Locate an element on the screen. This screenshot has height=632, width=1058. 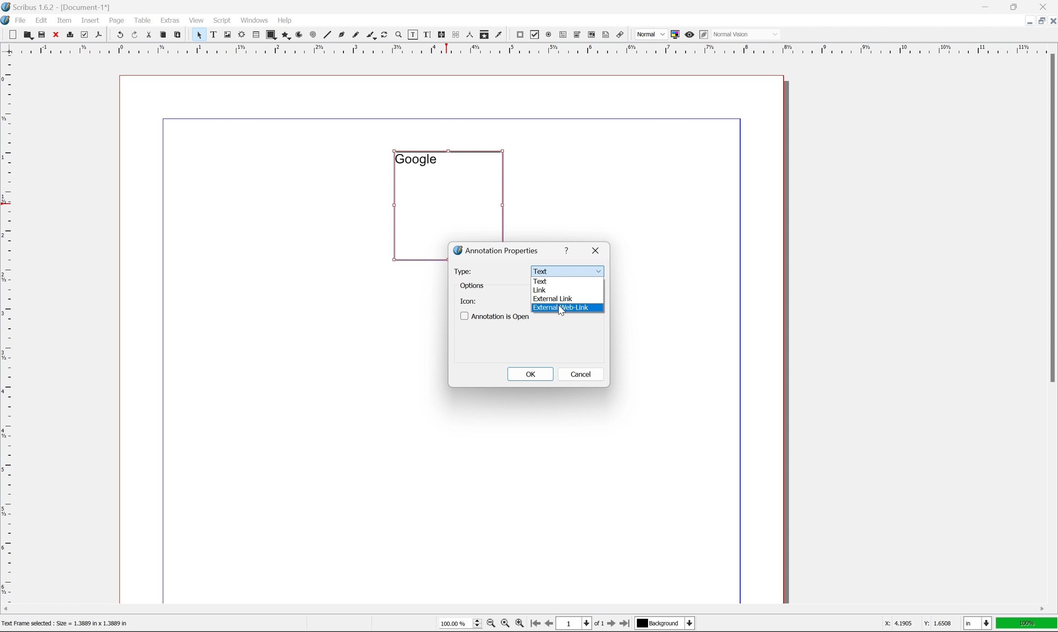
ruler is located at coordinates (528, 48).